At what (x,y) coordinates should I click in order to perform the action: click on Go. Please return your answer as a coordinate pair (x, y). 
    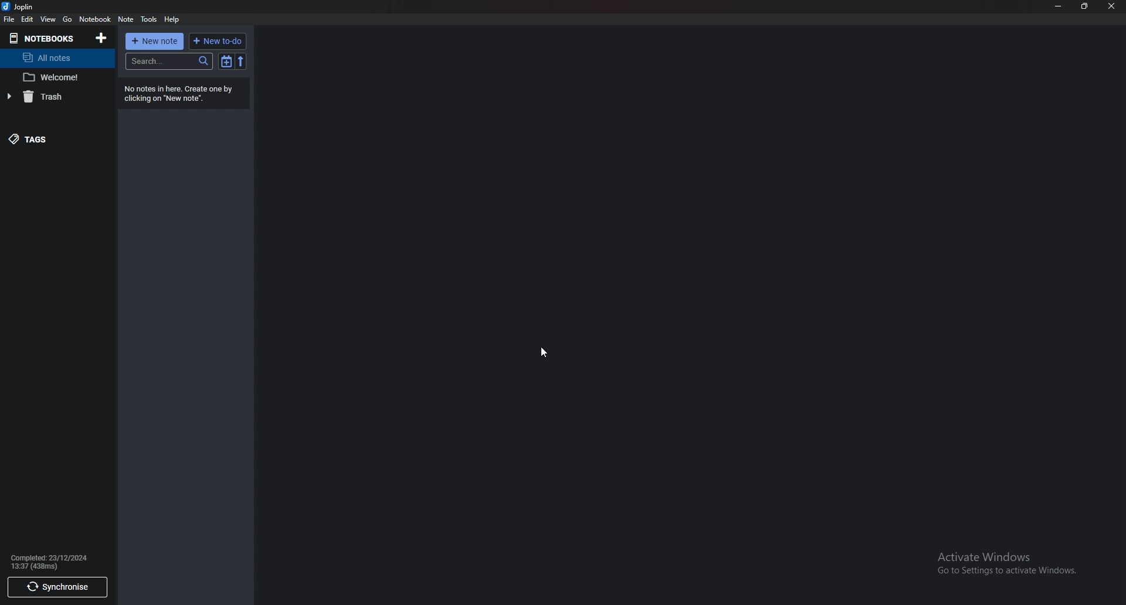
    Looking at the image, I should click on (67, 19).